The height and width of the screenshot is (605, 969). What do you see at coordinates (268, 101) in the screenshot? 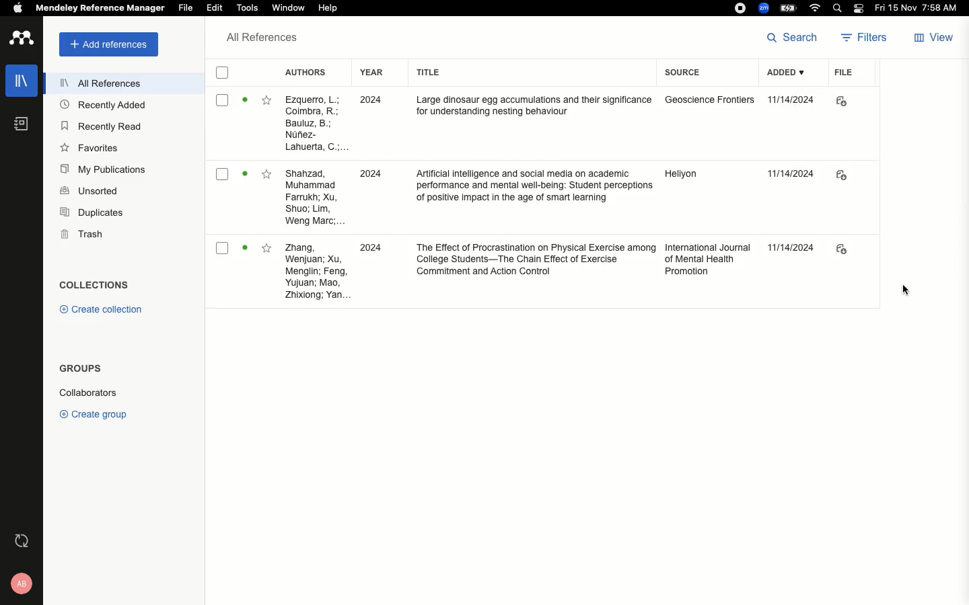
I see `Favorites` at bounding box center [268, 101].